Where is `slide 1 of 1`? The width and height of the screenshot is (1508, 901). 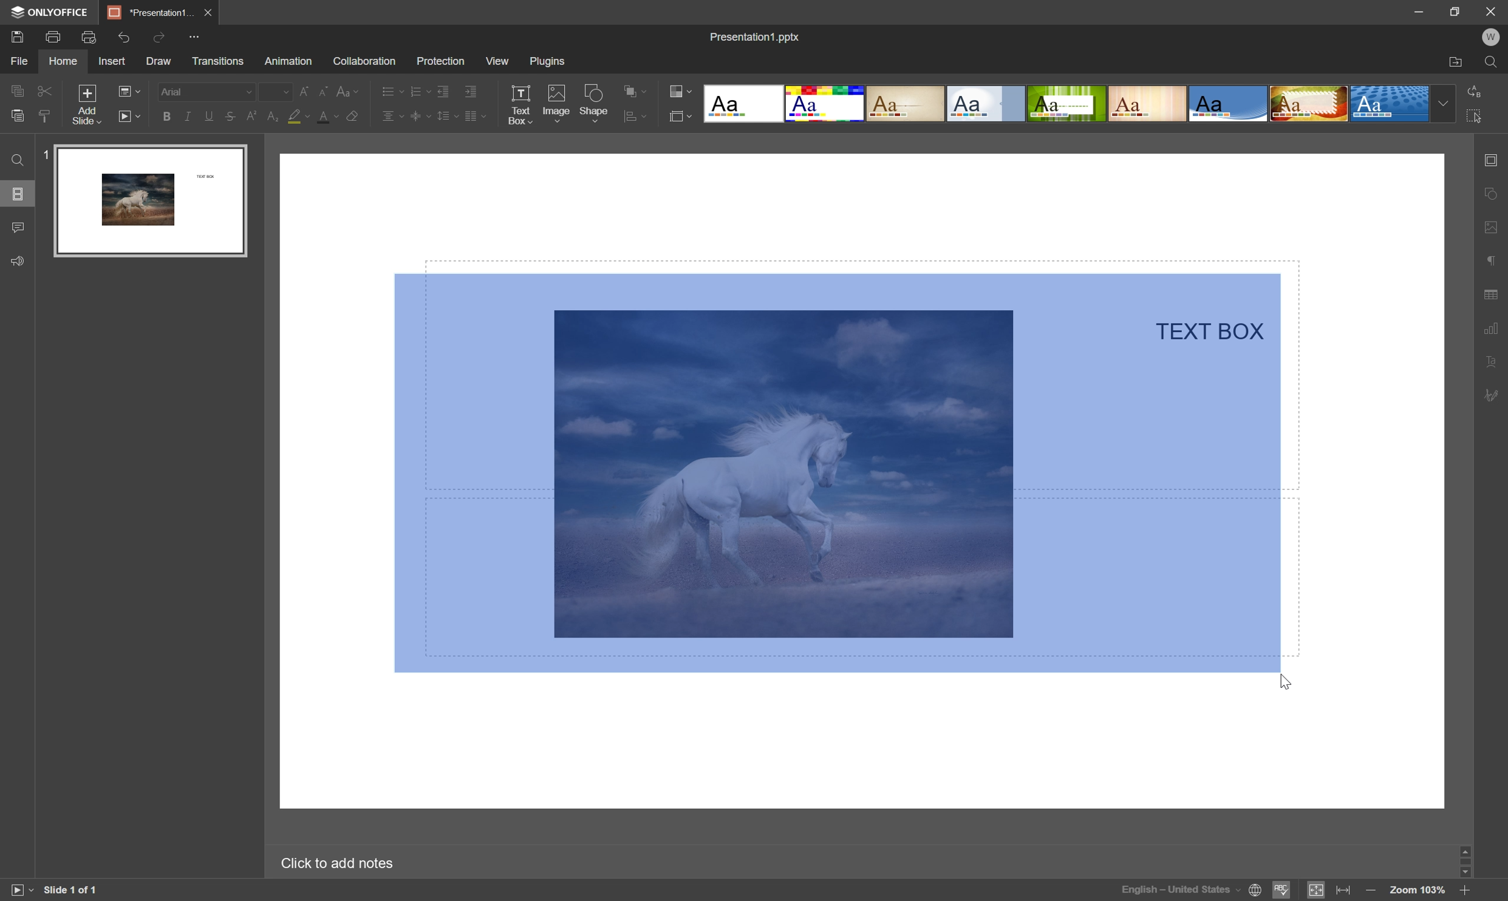
slide 1 of 1 is located at coordinates (72, 891).